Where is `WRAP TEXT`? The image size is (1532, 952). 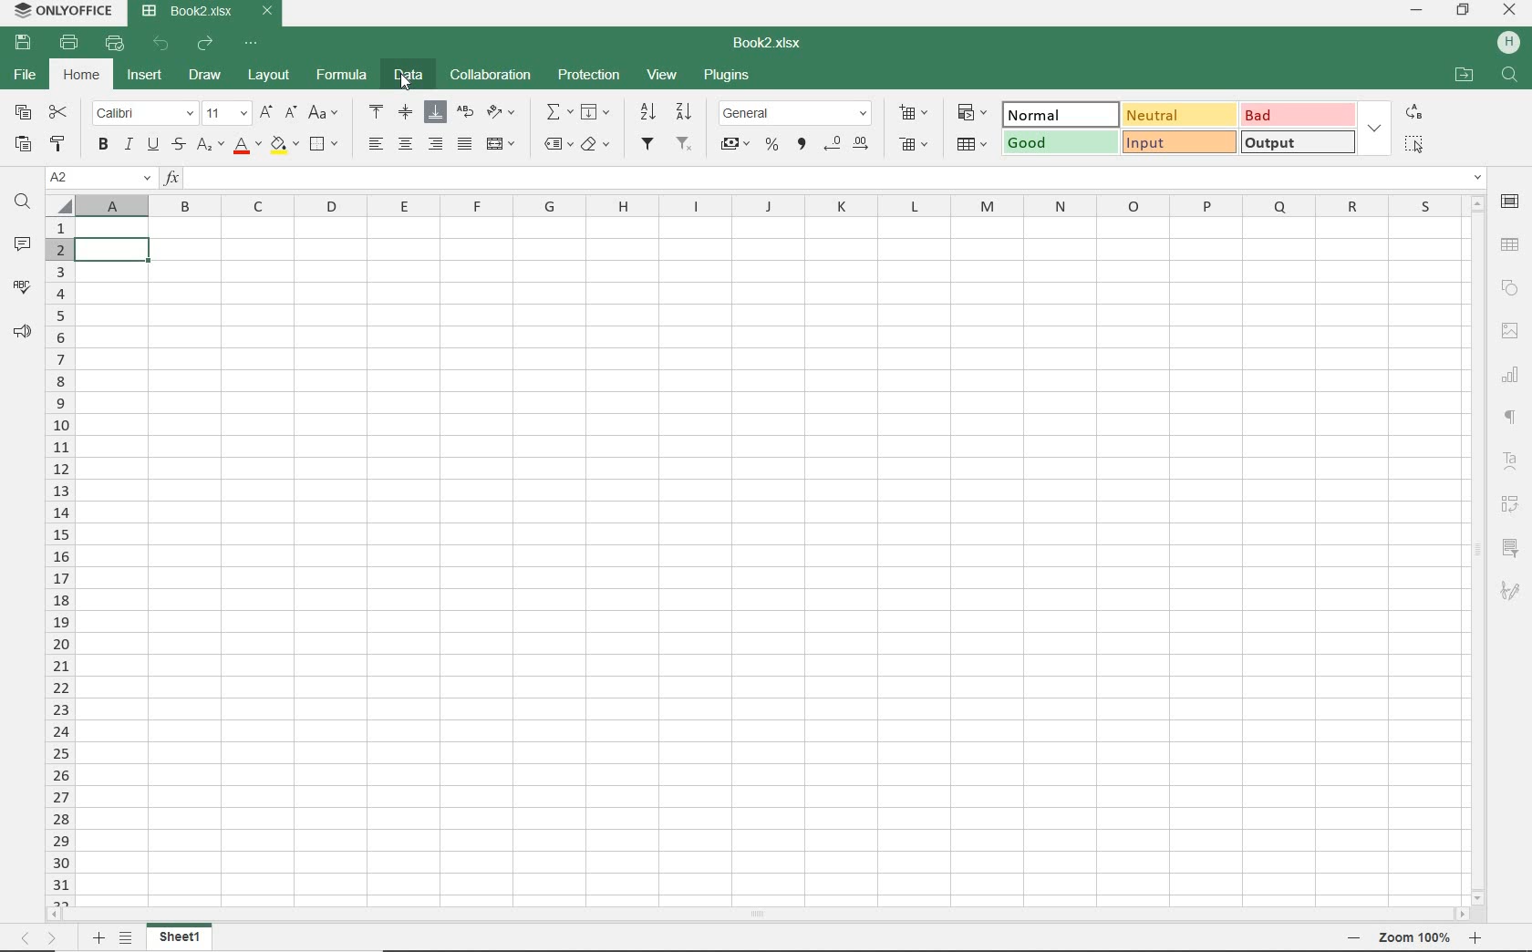
WRAP TEXT is located at coordinates (467, 111).